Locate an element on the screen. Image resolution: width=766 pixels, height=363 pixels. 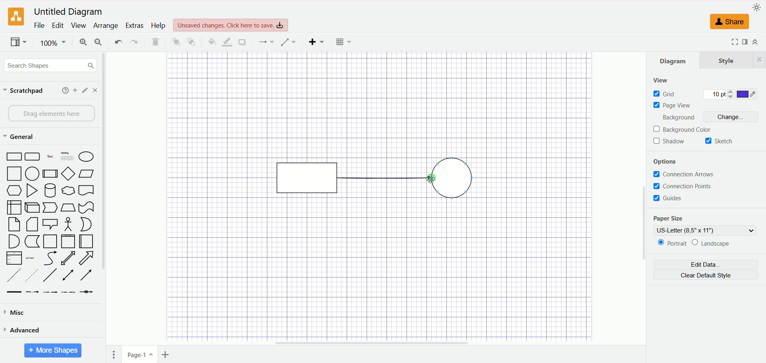
Page is located at coordinates (49, 241).